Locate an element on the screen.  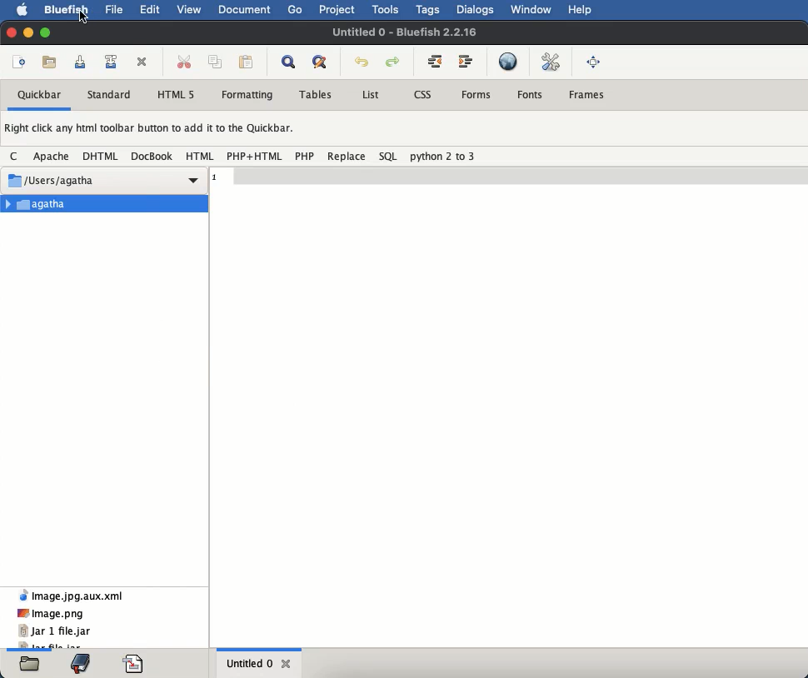
users Agatha is located at coordinates (102, 177).